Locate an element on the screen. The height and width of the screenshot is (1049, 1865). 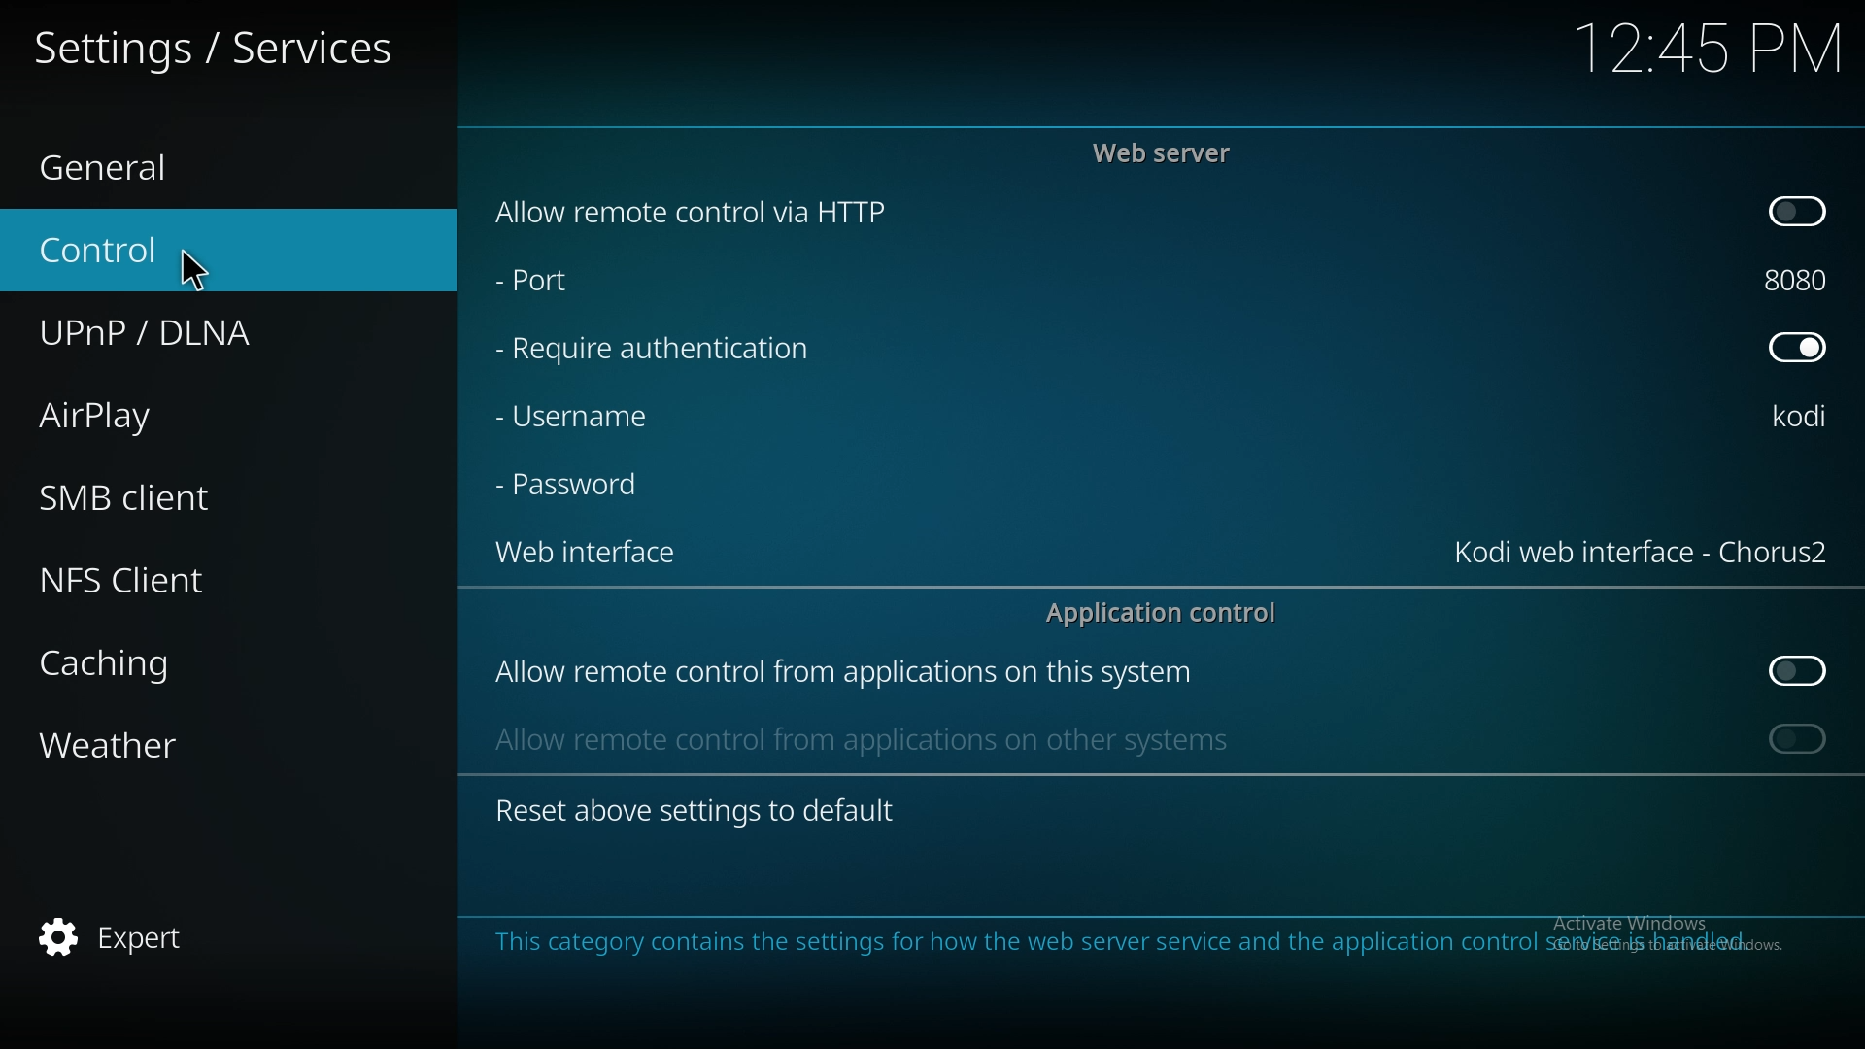
control is located at coordinates (186, 248).